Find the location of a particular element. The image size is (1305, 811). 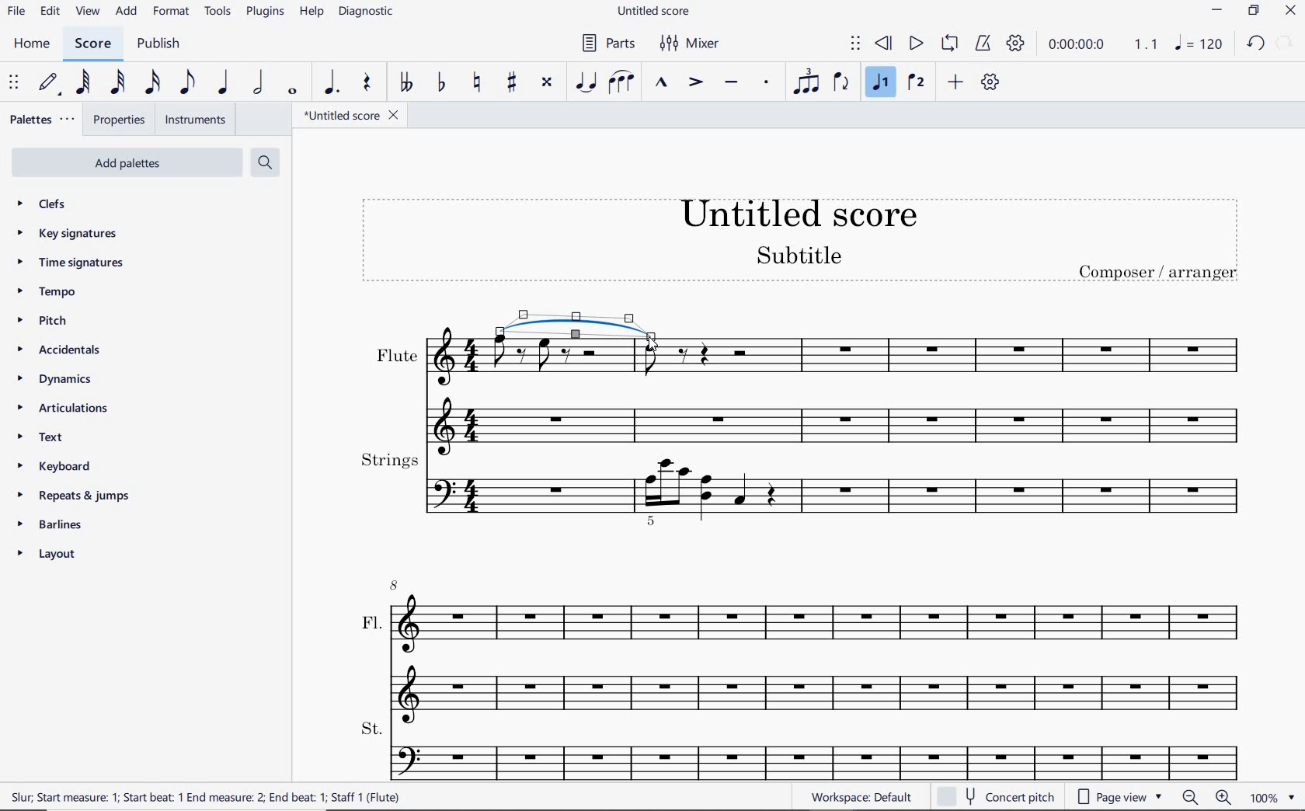

Flute is located at coordinates (806, 393).